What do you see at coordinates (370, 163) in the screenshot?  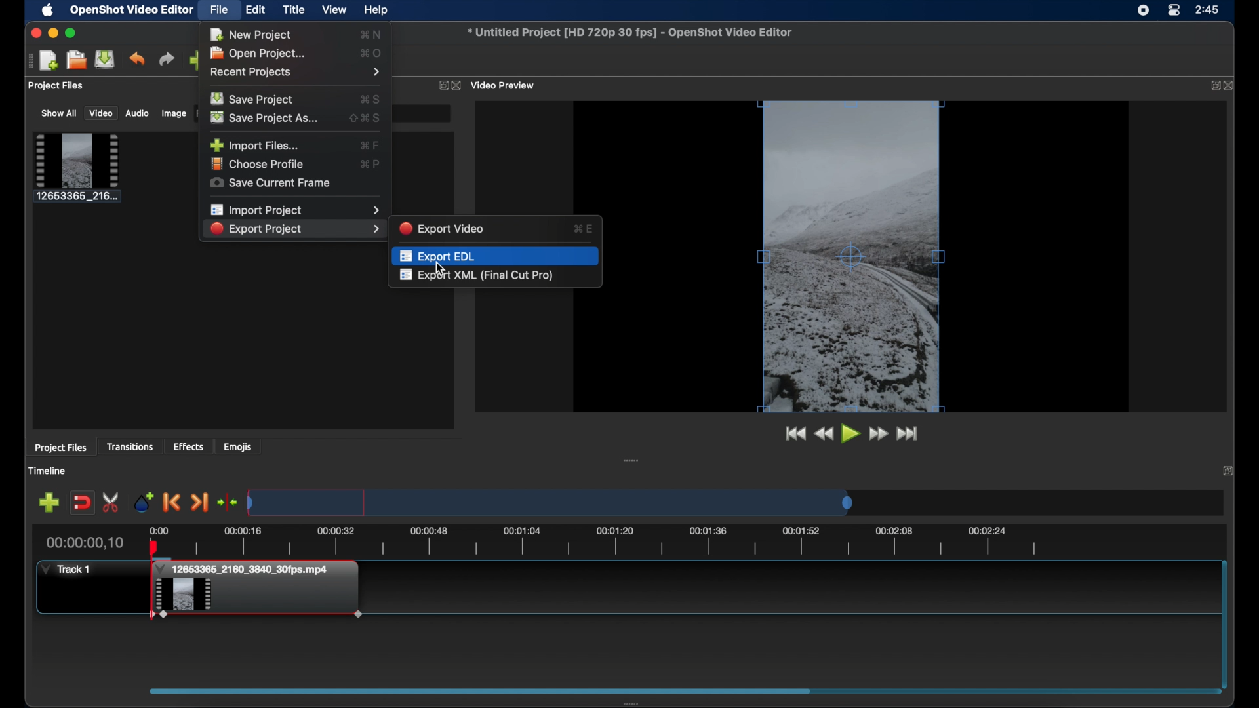 I see `choose profile shortcut` at bounding box center [370, 163].